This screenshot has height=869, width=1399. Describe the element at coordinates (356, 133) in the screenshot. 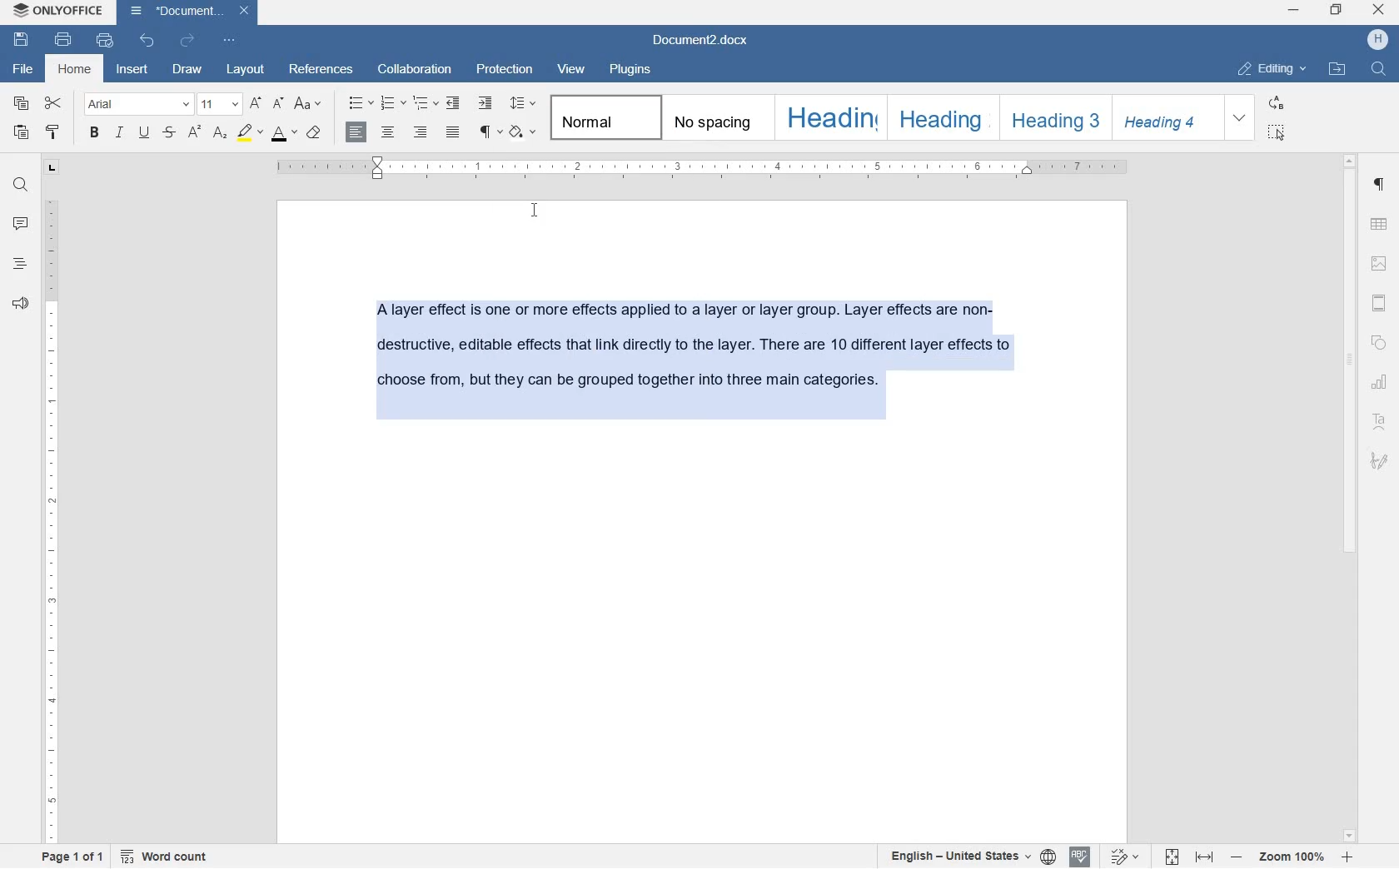

I see `align right` at that location.